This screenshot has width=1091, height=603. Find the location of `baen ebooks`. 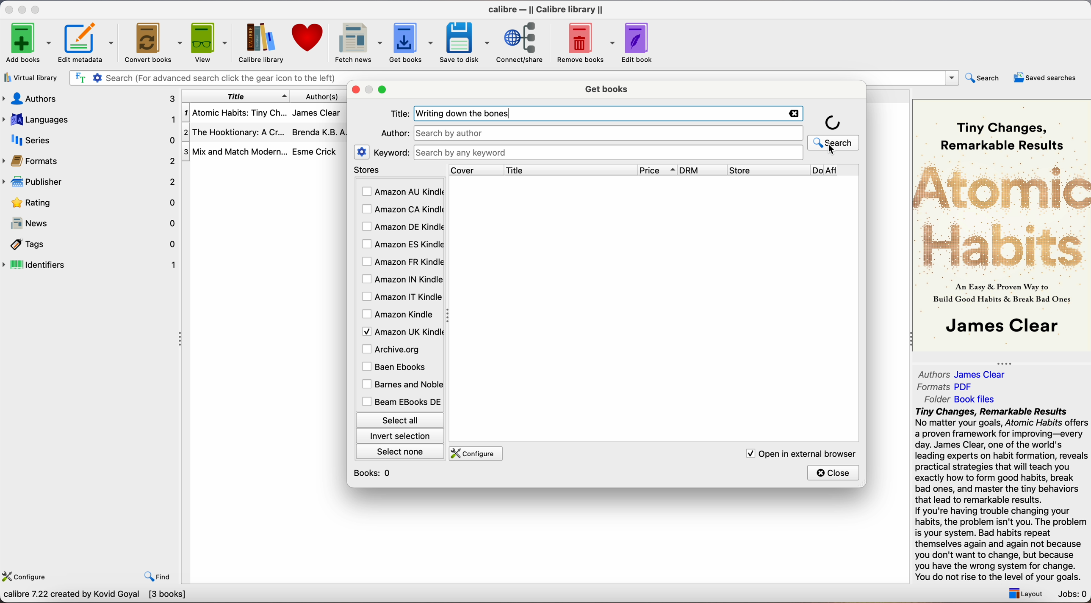

baen ebooks is located at coordinates (396, 367).